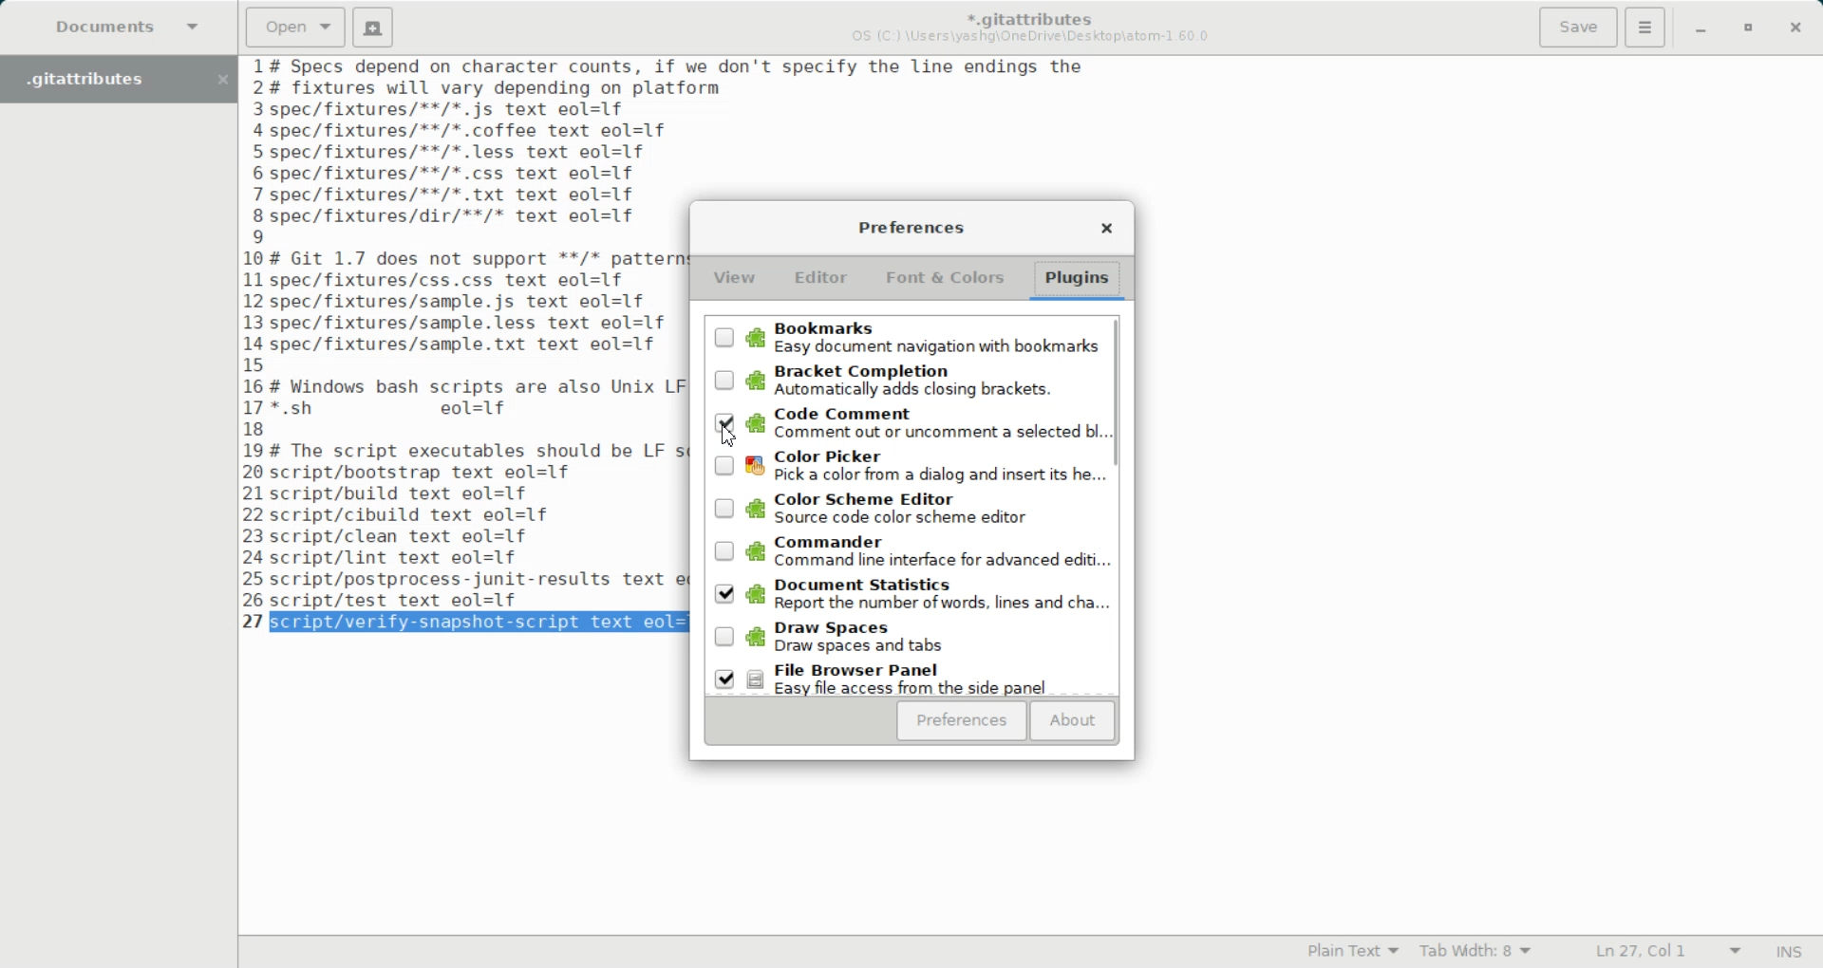 The image size is (1823, 968). What do you see at coordinates (1025, 14) in the screenshot?
I see `*.gitattributes` at bounding box center [1025, 14].